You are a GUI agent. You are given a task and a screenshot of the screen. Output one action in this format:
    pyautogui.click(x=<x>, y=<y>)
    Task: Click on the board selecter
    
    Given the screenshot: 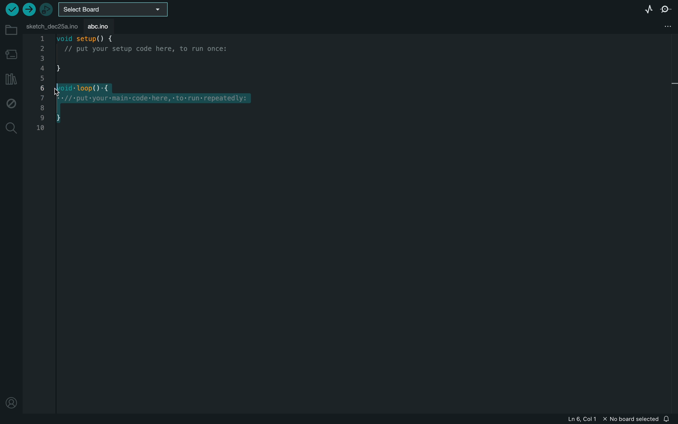 What is the action you would take?
    pyautogui.click(x=114, y=9)
    